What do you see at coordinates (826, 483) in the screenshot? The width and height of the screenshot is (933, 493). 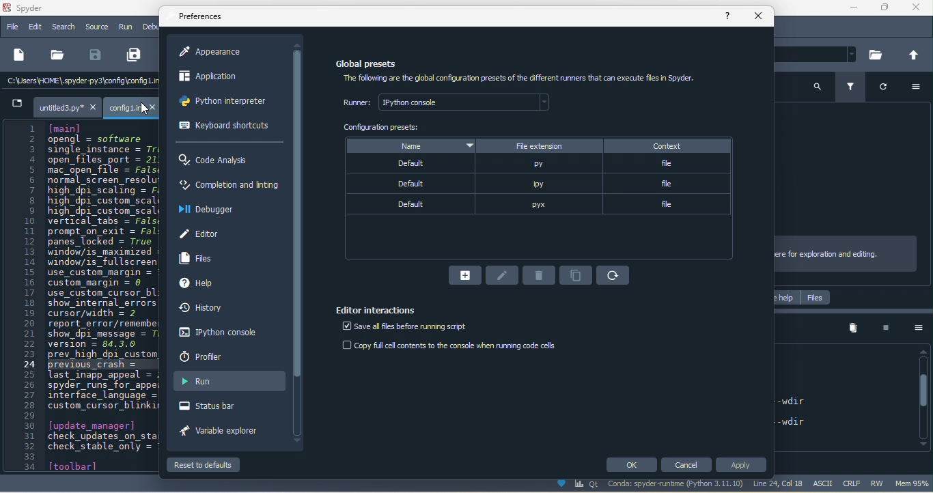 I see `ascii` at bounding box center [826, 483].